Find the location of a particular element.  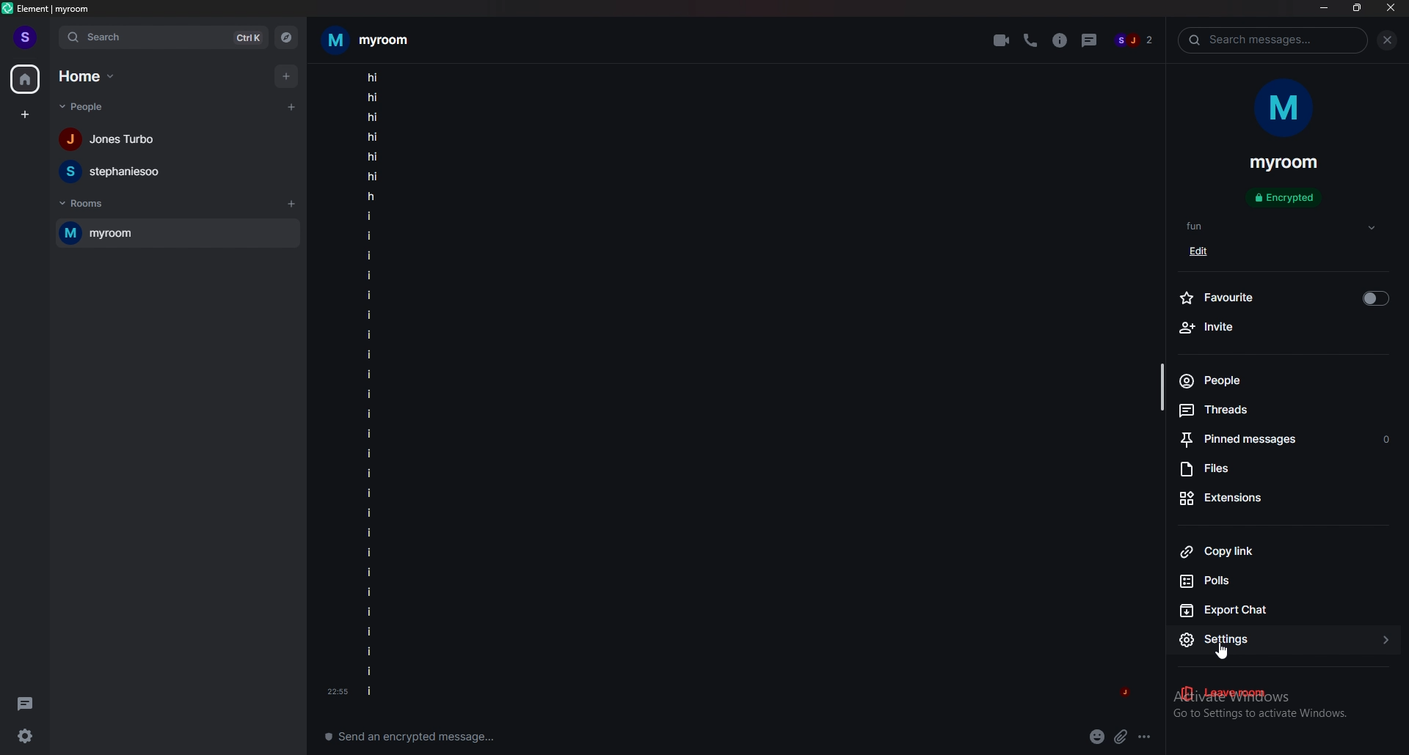

j is located at coordinates (1124, 695).